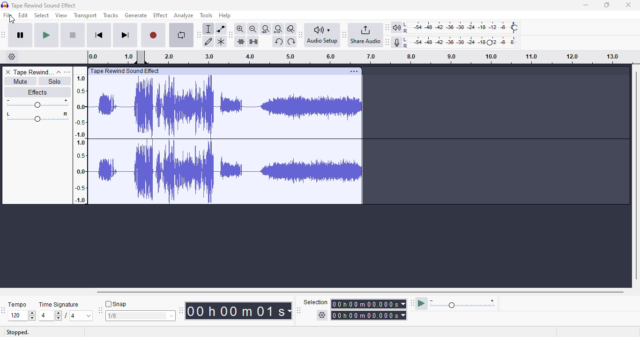 The image size is (640, 337). Describe the element at coordinates (291, 41) in the screenshot. I see `redo` at that location.